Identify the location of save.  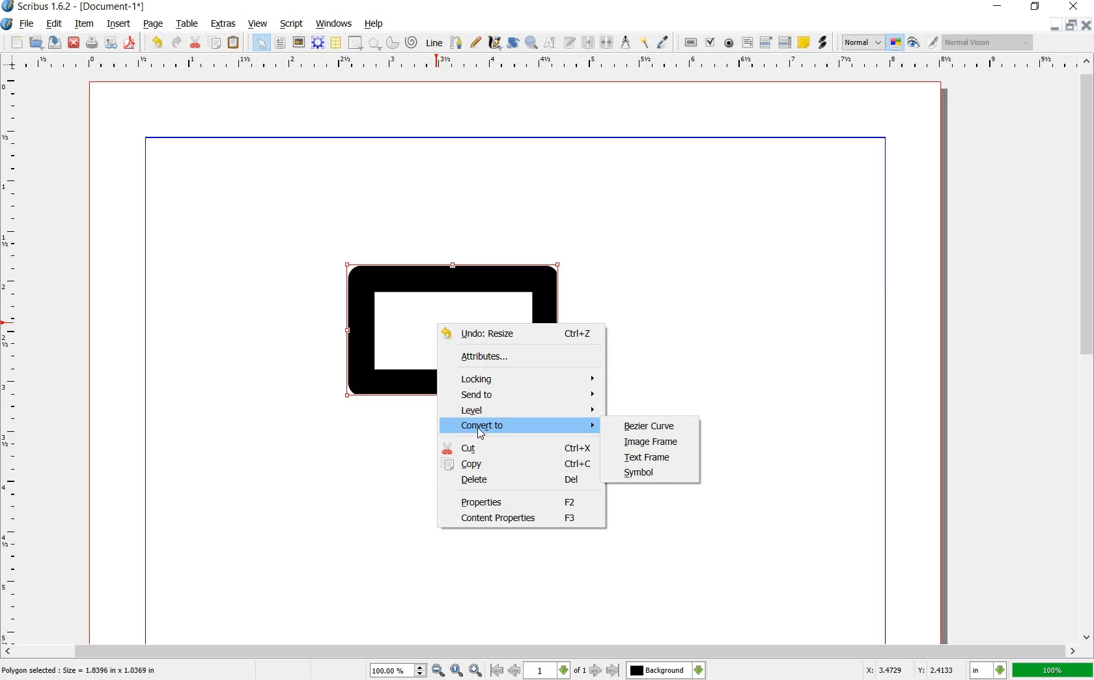
(55, 44).